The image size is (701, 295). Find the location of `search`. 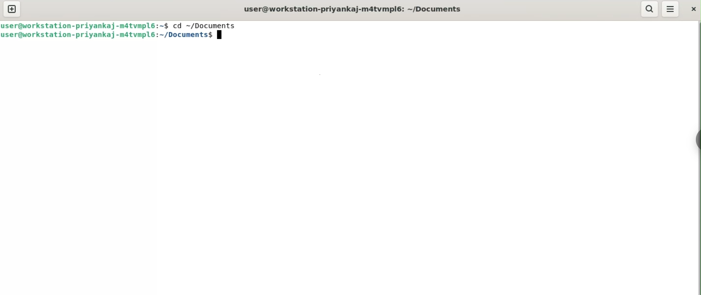

search is located at coordinates (649, 9).